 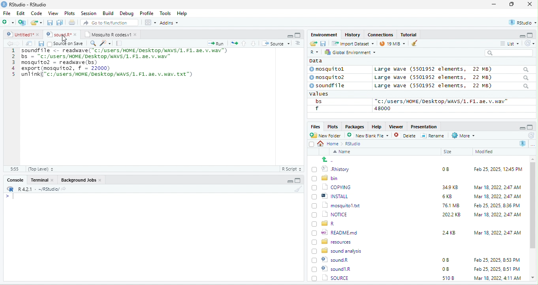 What do you see at coordinates (126, 64) in the screenshot?
I see `code` at bounding box center [126, 64].